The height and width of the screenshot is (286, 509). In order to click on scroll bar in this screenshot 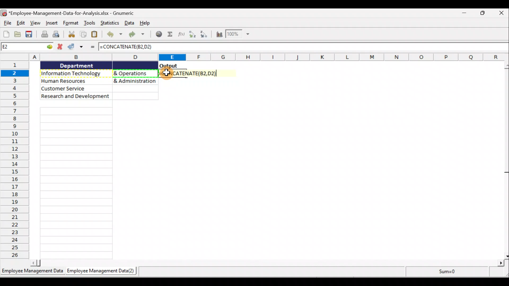, I will do `click(268, 263)`.